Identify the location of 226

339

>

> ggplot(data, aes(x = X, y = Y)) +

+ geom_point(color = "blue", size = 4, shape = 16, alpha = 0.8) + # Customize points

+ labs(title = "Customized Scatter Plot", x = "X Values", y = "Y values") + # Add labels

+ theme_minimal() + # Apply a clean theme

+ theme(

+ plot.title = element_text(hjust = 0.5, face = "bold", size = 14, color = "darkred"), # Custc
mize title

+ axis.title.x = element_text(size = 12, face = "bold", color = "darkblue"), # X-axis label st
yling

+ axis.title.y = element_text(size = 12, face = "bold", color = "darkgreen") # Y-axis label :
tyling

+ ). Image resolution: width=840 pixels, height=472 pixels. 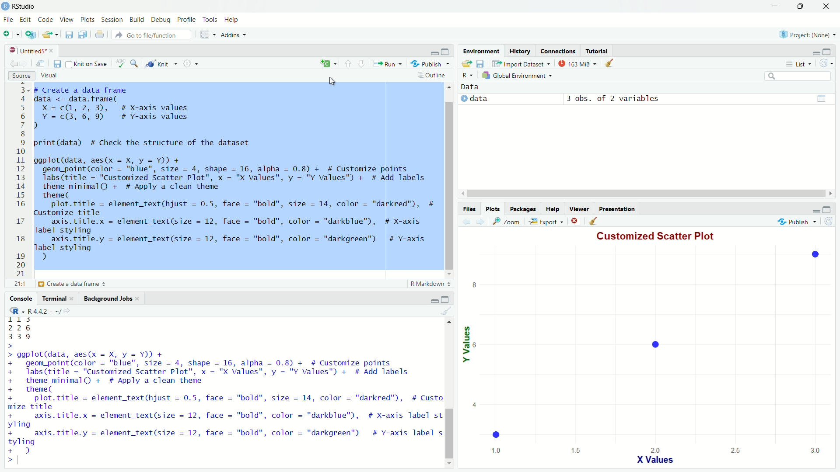
(222, 385).